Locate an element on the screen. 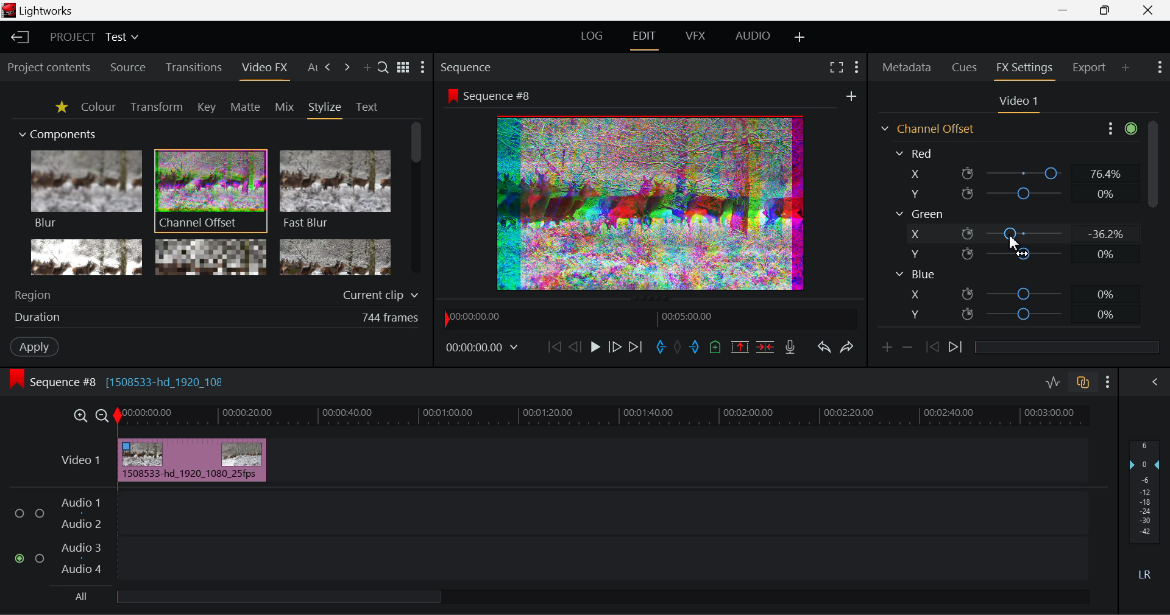  VFX Layout is located at coordinates (695, 39).